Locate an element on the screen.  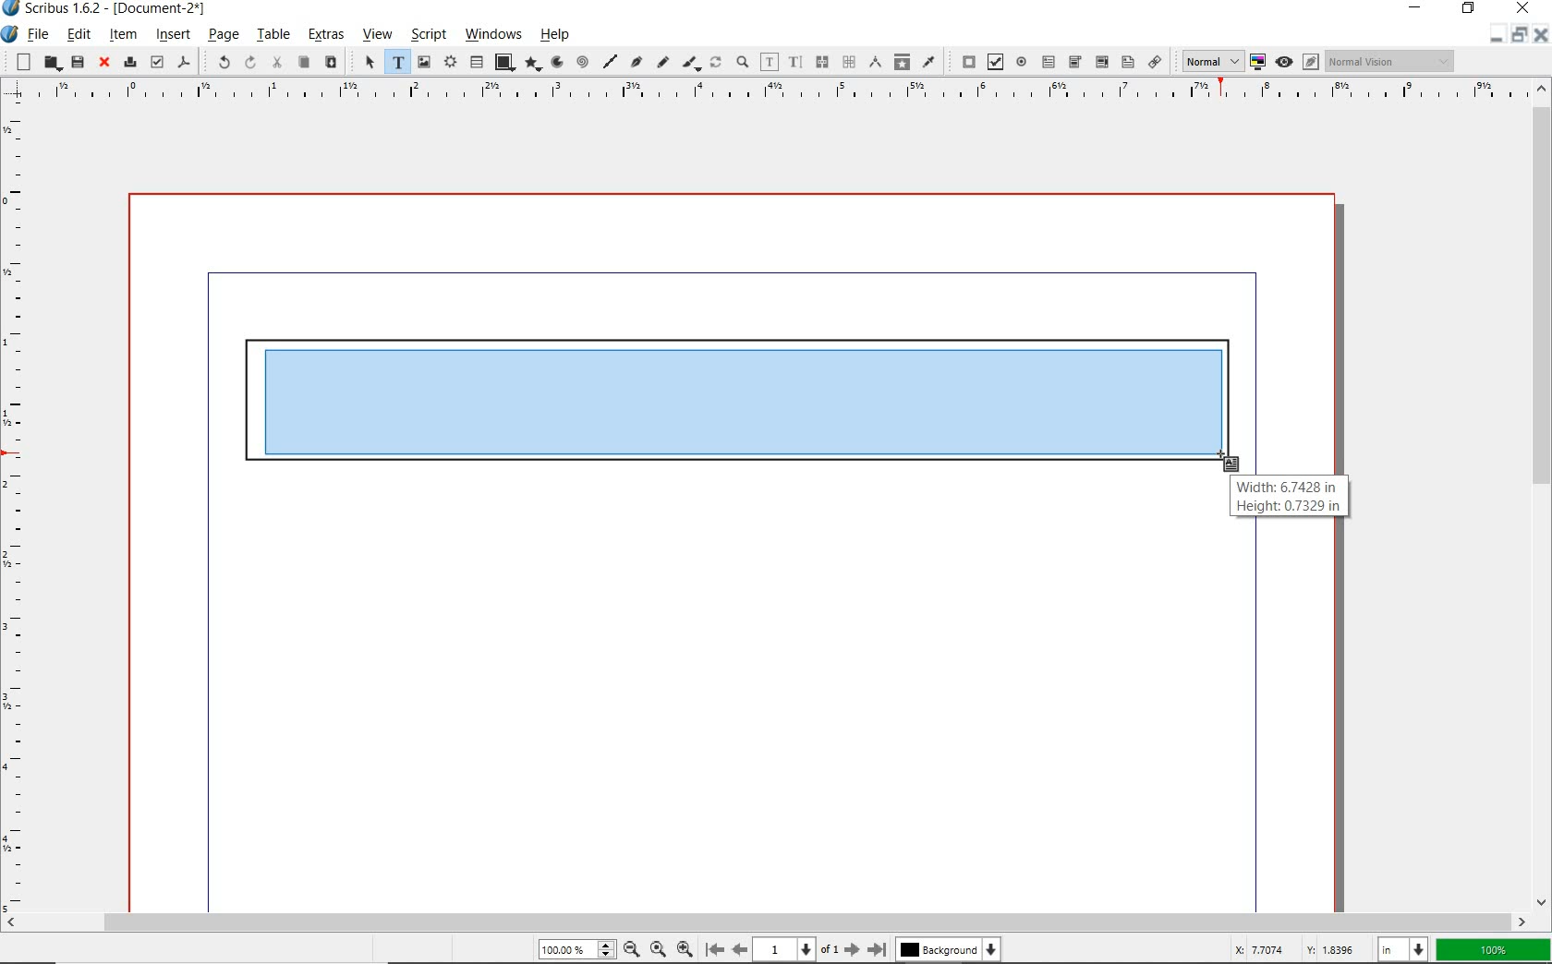
restore is located at coordinates (1520, 39).